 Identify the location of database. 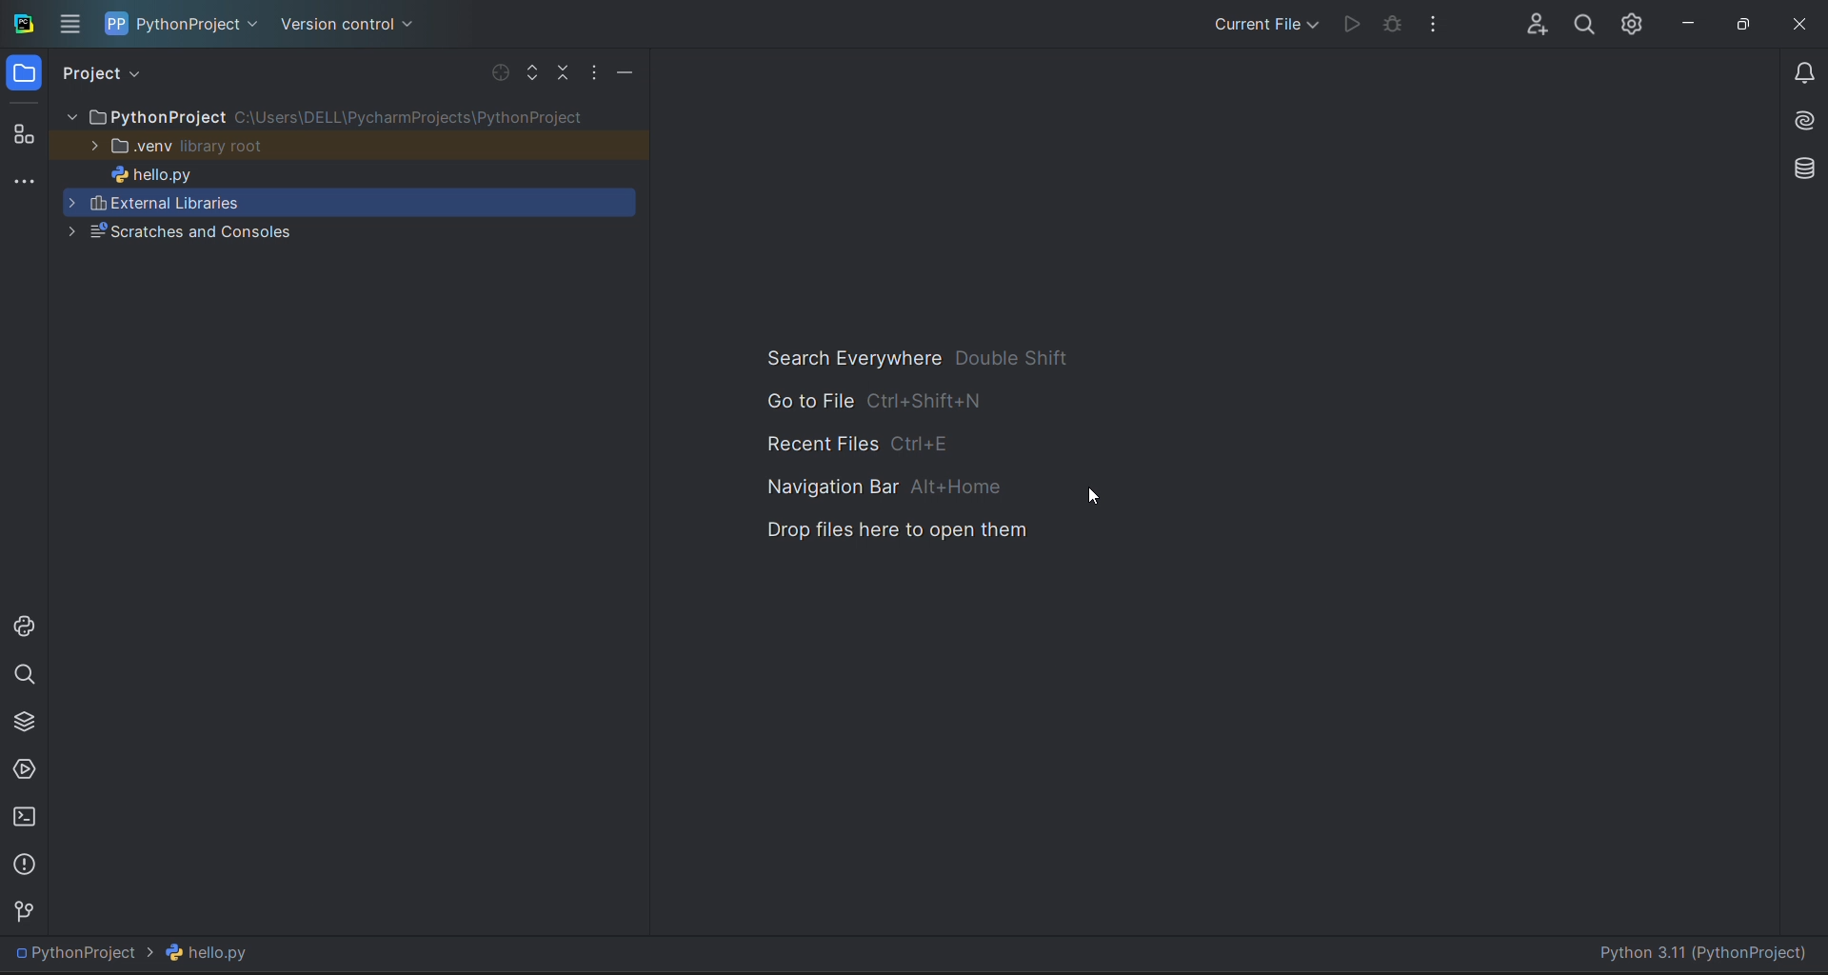
(1806, 169).